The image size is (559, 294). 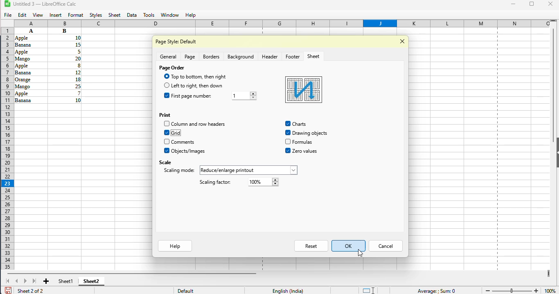 What do you see at coordinates (56, 16) in the screenshot?
I see `insert` at bounding box center [56, 16].